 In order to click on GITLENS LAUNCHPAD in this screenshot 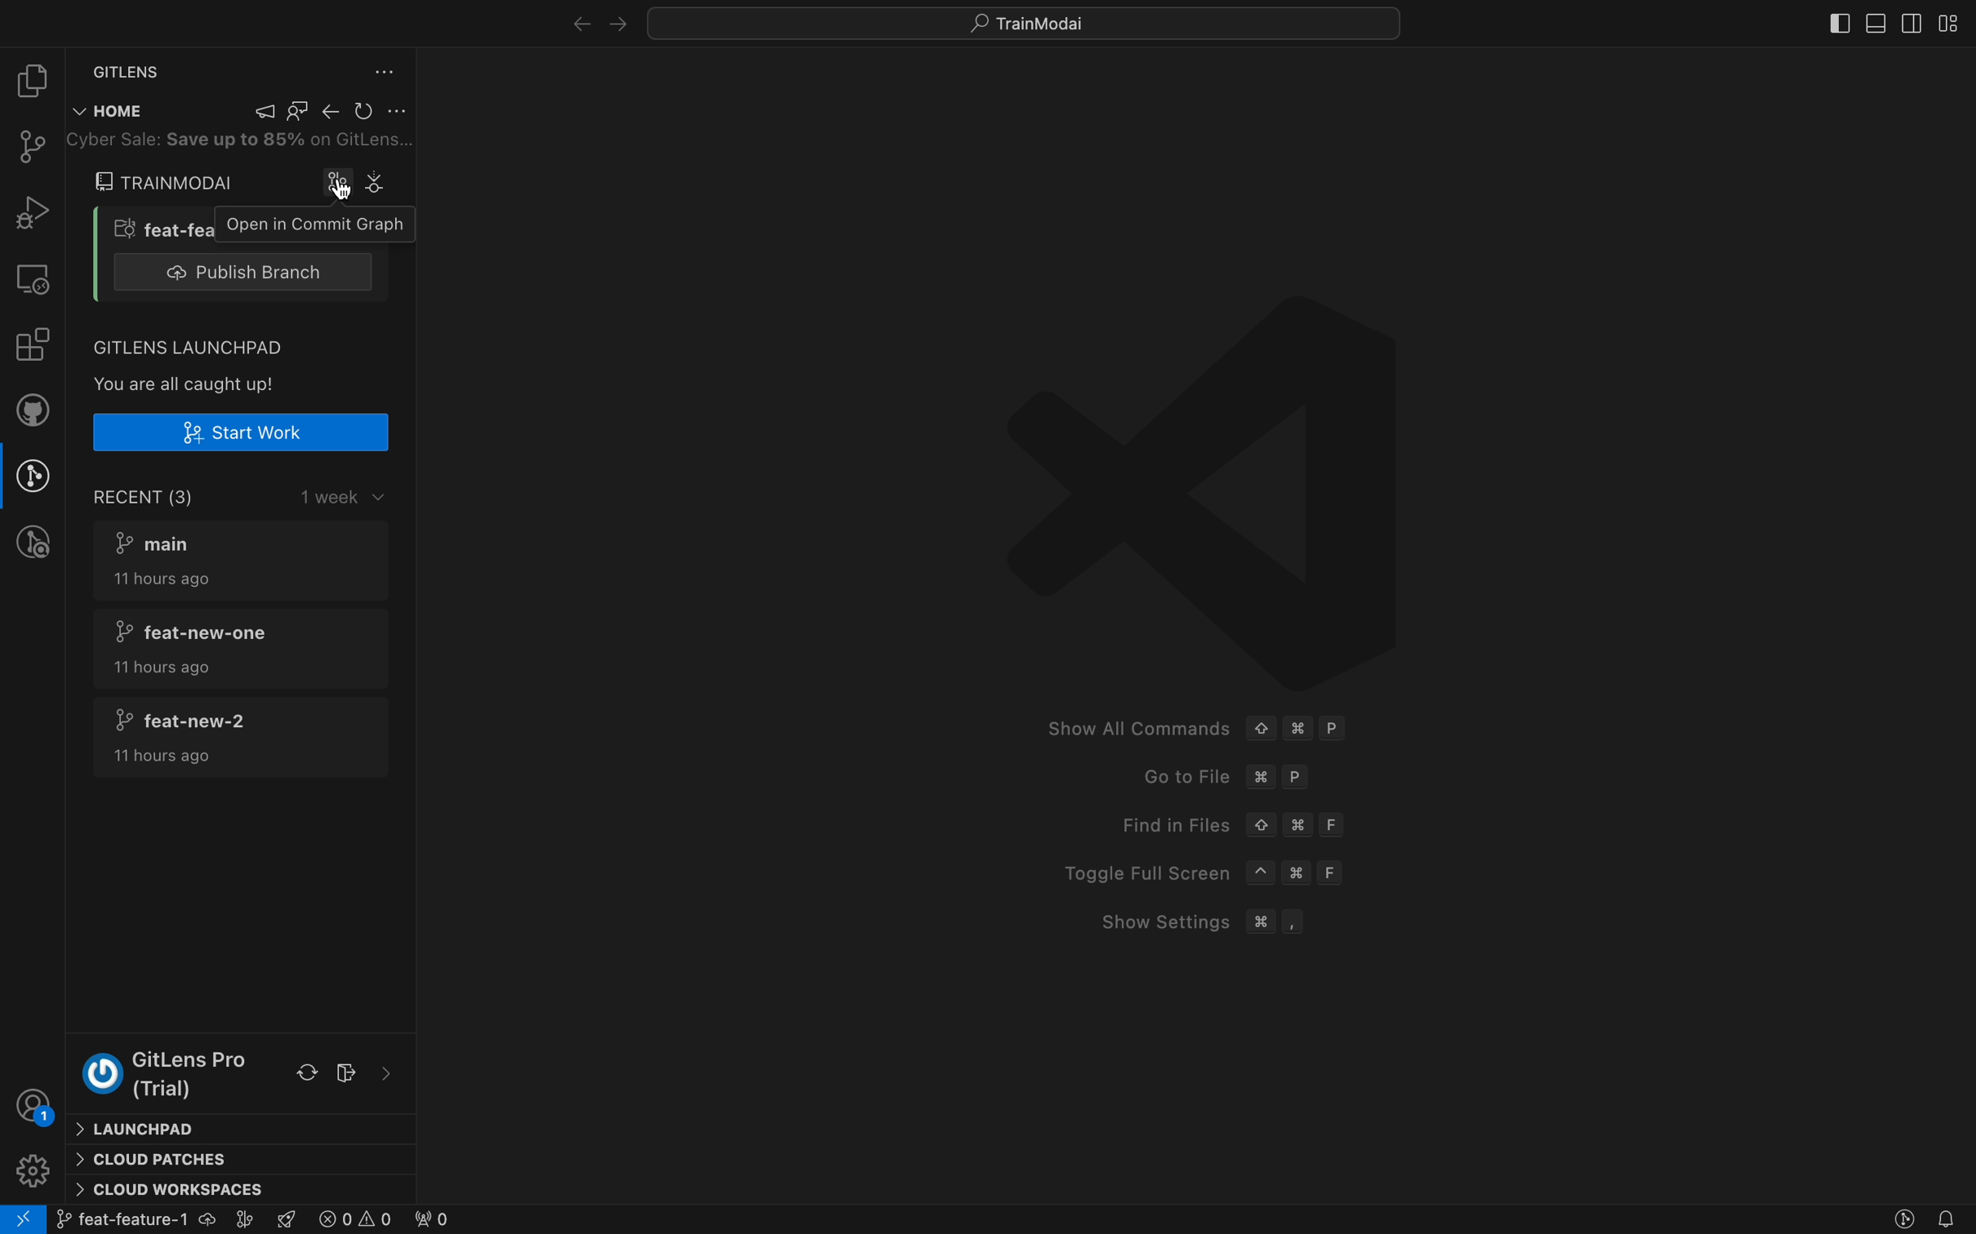, I will do `click(189, 344)`.